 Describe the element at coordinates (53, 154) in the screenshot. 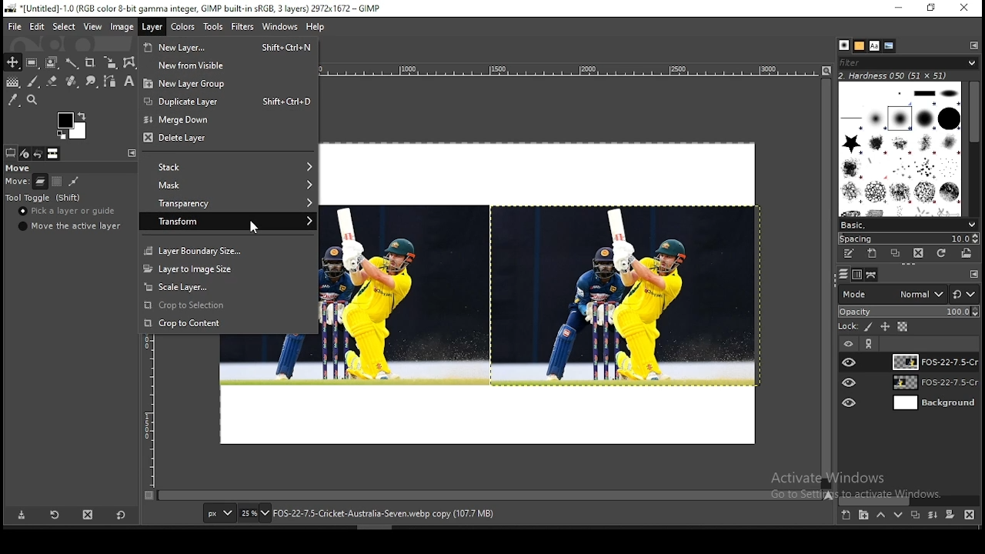

I see `images` at that location.